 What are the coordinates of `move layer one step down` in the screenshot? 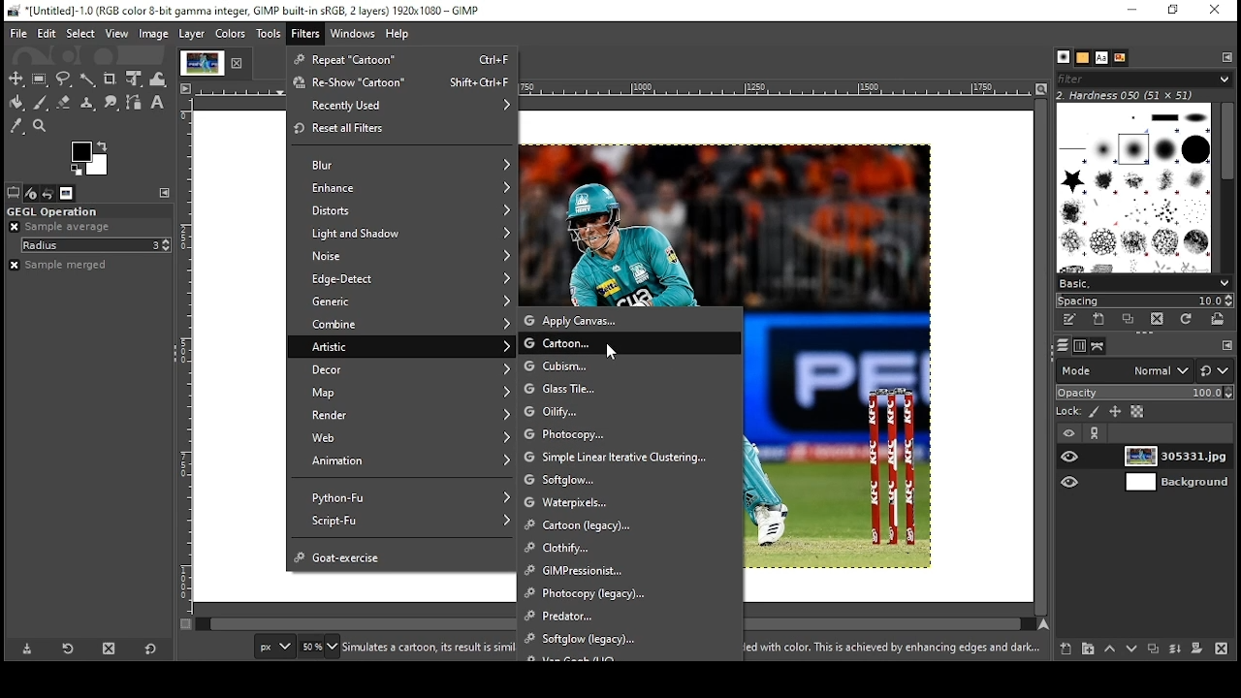 It's located at (1132, 650).